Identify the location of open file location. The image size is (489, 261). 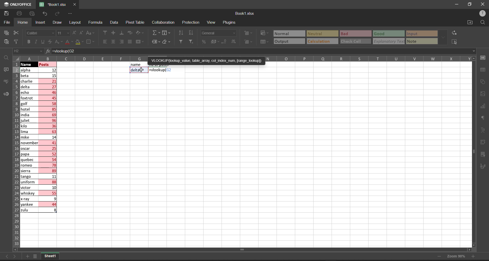
(471, 22).